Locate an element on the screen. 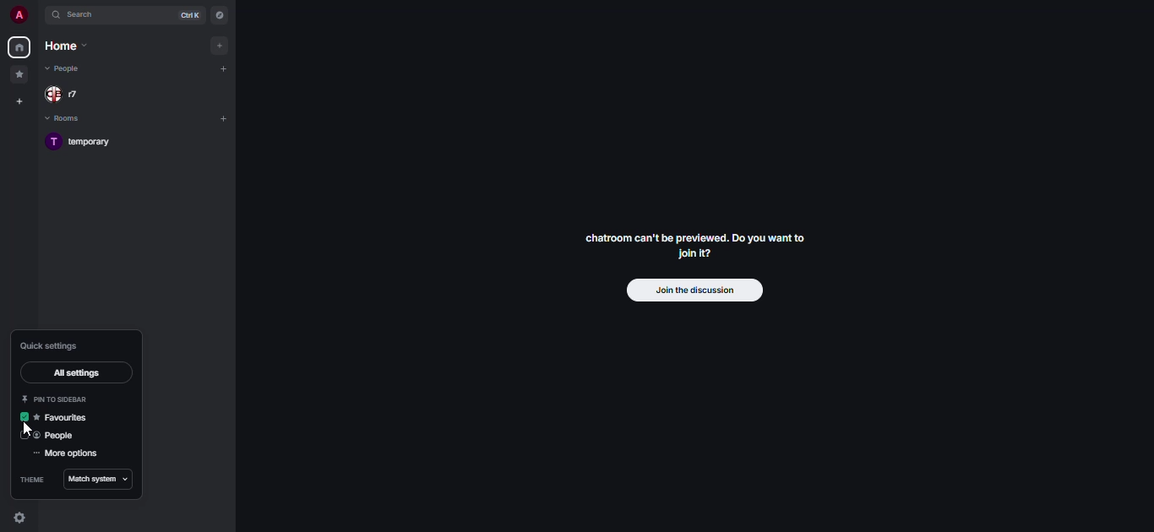 The height and width of the screenshot is (532, 1154). theme is located at coordinates (33, 480).